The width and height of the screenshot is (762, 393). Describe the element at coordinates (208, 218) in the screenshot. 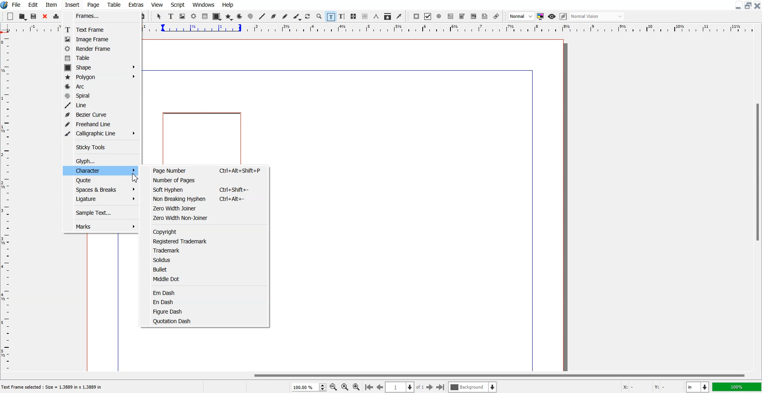

I see `Zero Width Non-Joiner` at that location.